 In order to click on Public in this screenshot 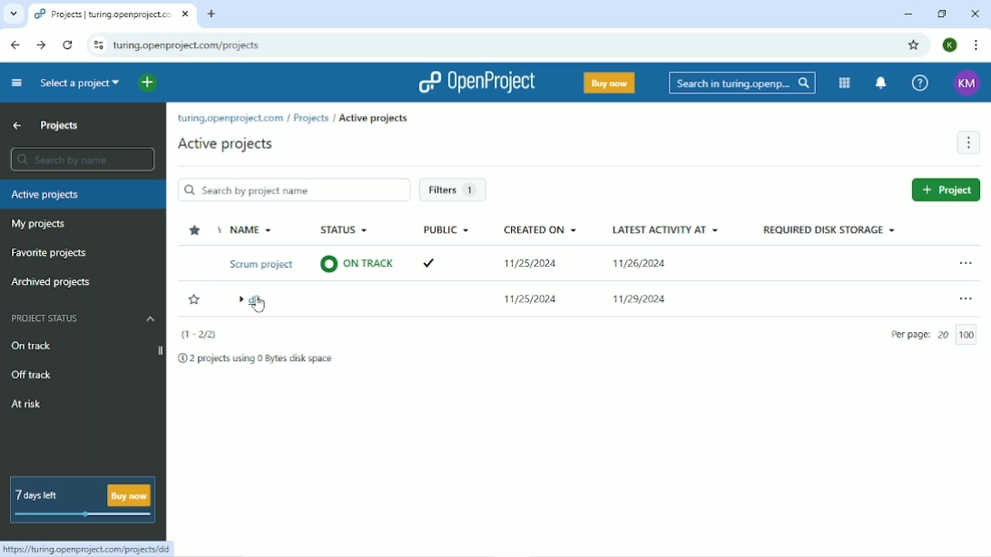, I will do `click(447, 230)`.